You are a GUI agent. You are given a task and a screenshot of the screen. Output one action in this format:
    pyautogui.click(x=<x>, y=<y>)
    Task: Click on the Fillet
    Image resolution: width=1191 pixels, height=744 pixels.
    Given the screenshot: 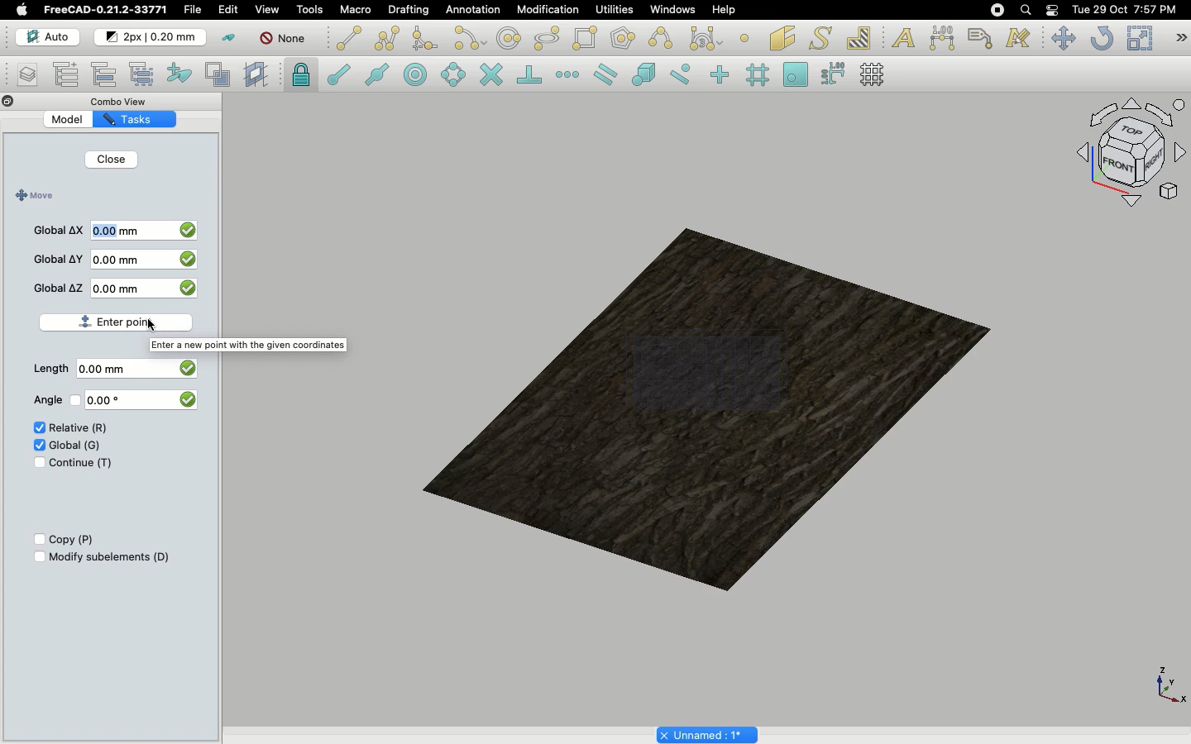 What is the action you would take?
    pyautogui.click(x=423, y=41)
    